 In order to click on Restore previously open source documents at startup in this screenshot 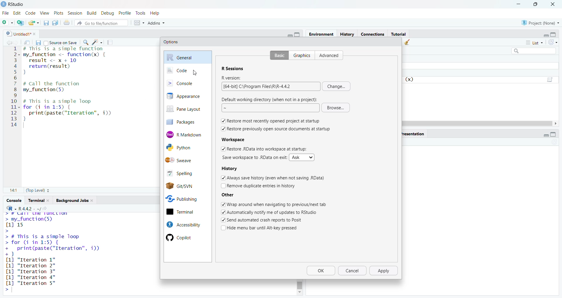, I will do `click(276, 129)`.